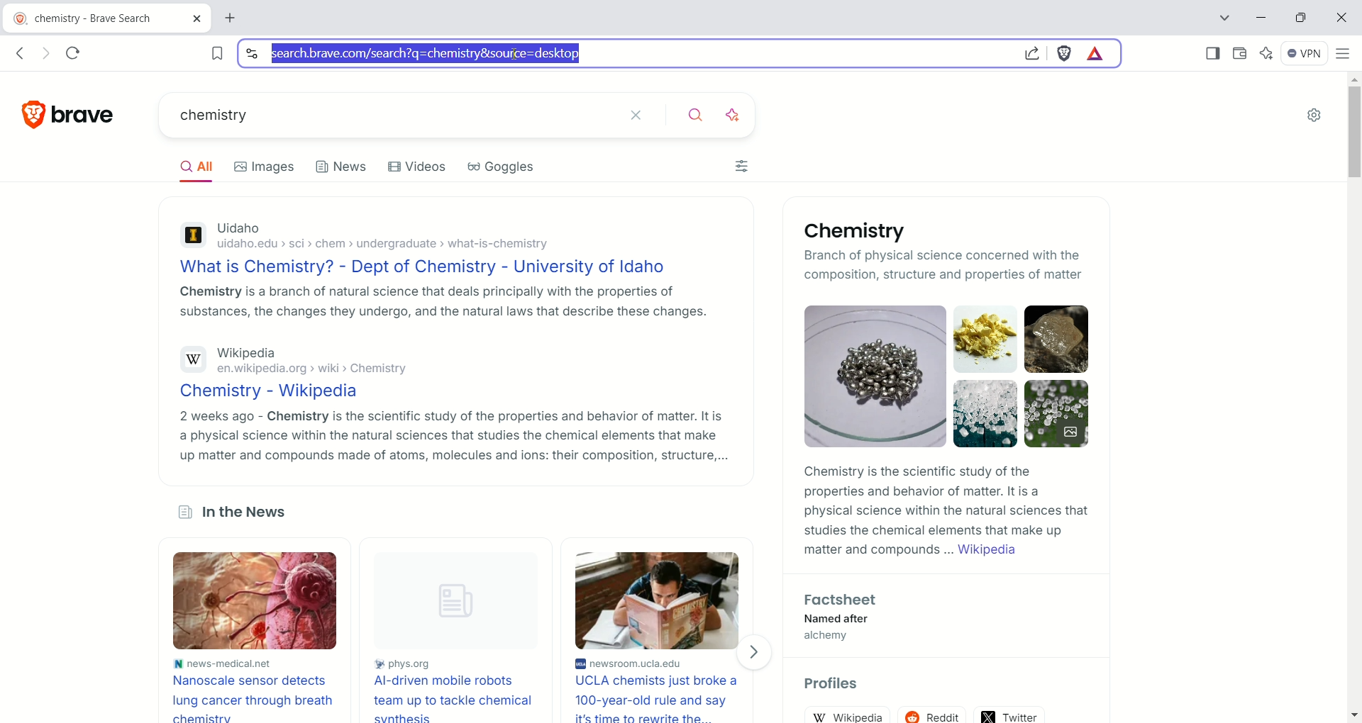 This screenshot has height=723, width=1362. What do you see at coordinates (192, 237) in the screenshot?
I see `uidaho logo` at bounding box center [192, 237].